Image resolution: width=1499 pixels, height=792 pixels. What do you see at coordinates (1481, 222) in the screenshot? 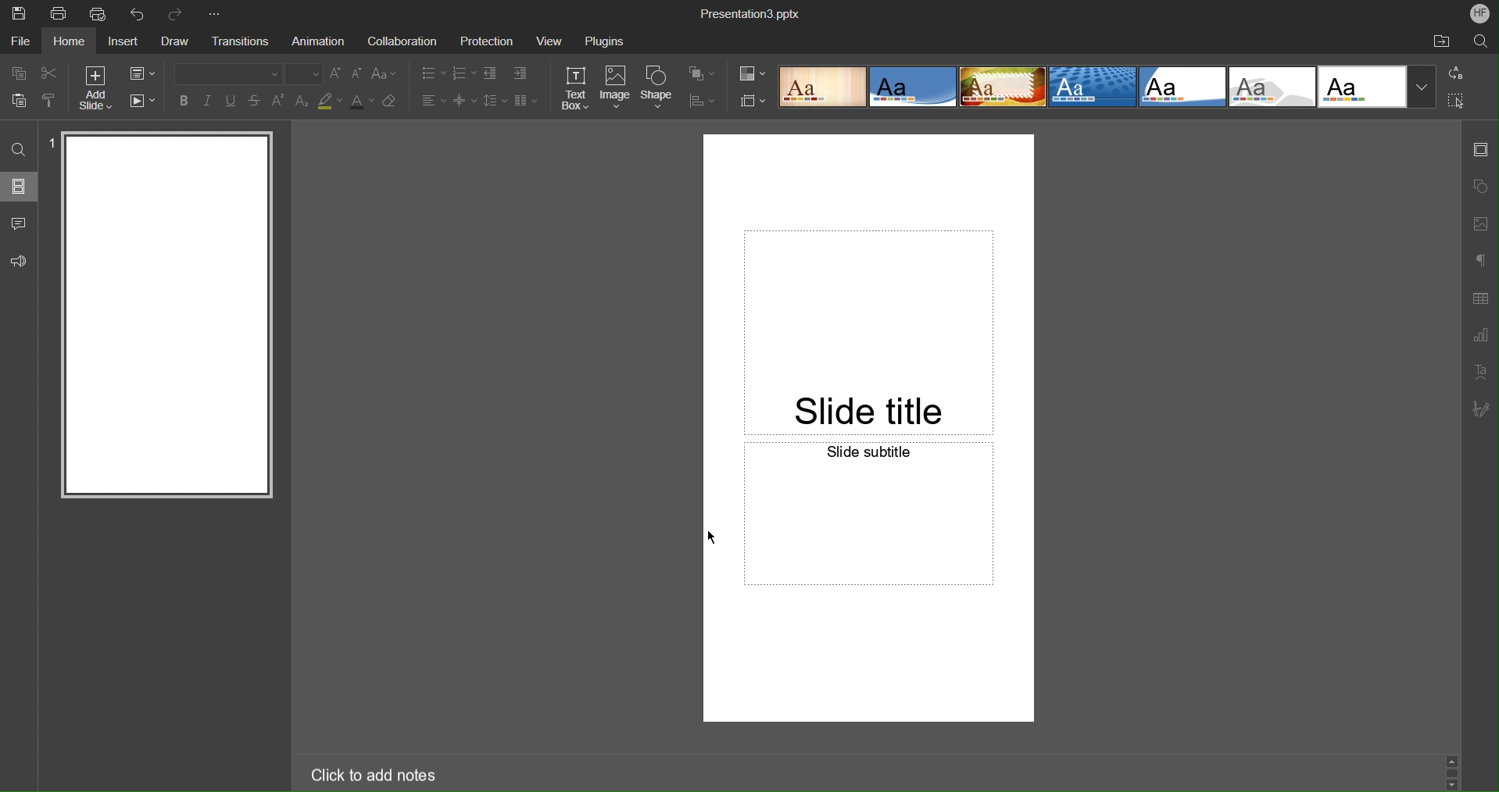
I see `Image Settings` at bounding box center [1481, 222].